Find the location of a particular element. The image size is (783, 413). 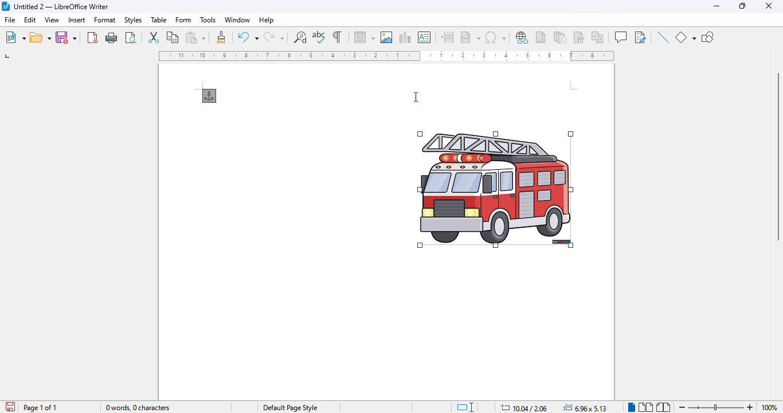

insert endnote is located at coordinates (561, 37).